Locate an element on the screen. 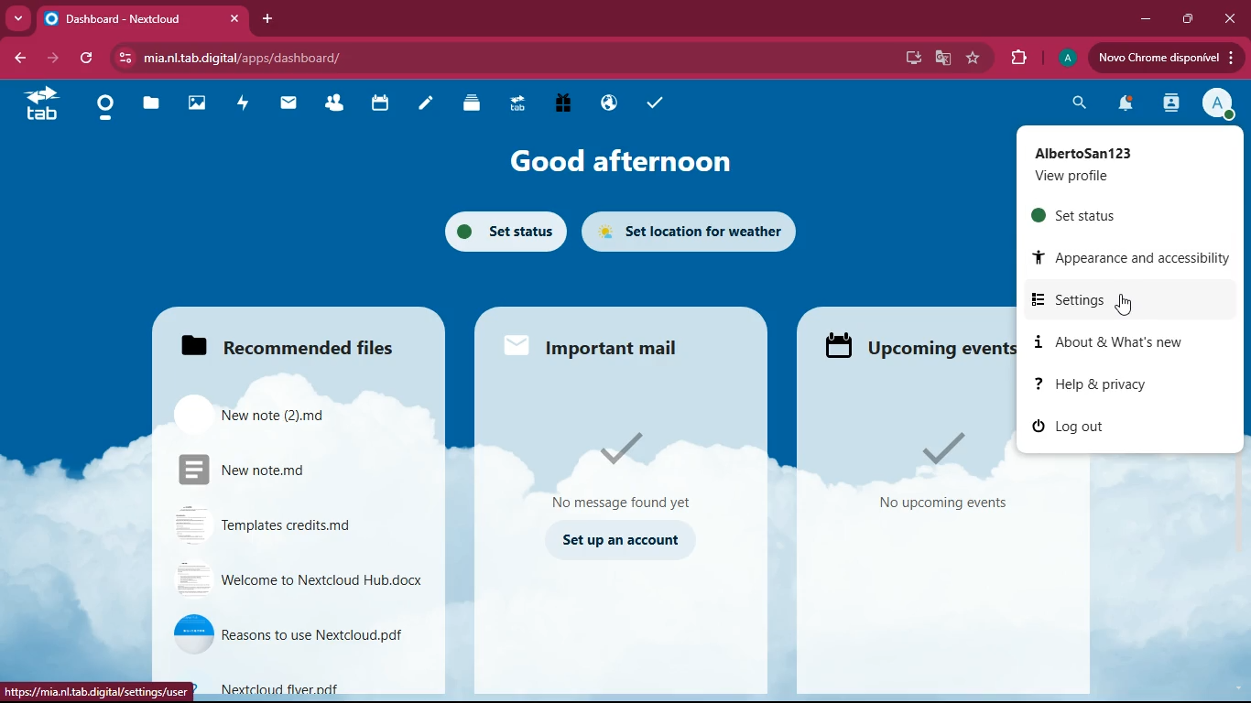  notes is located at coordinates (425, 105).